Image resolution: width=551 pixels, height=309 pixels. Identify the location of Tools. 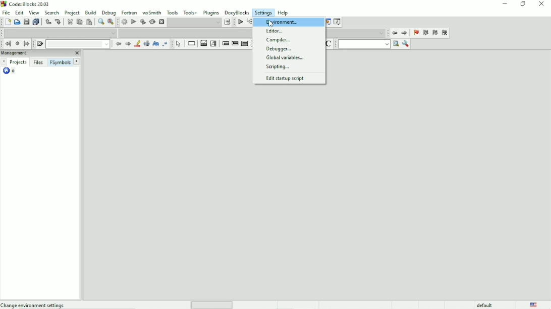
(173, 13).